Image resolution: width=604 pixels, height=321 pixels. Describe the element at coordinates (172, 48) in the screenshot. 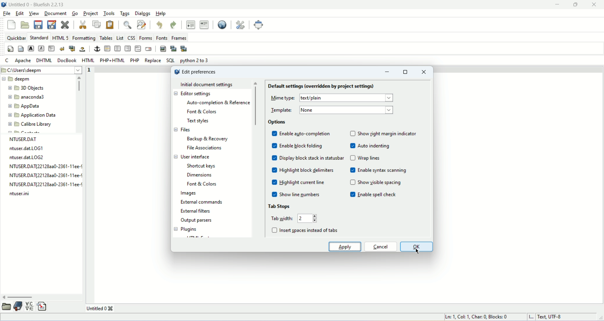

I see `insert thumbnail` at that location.